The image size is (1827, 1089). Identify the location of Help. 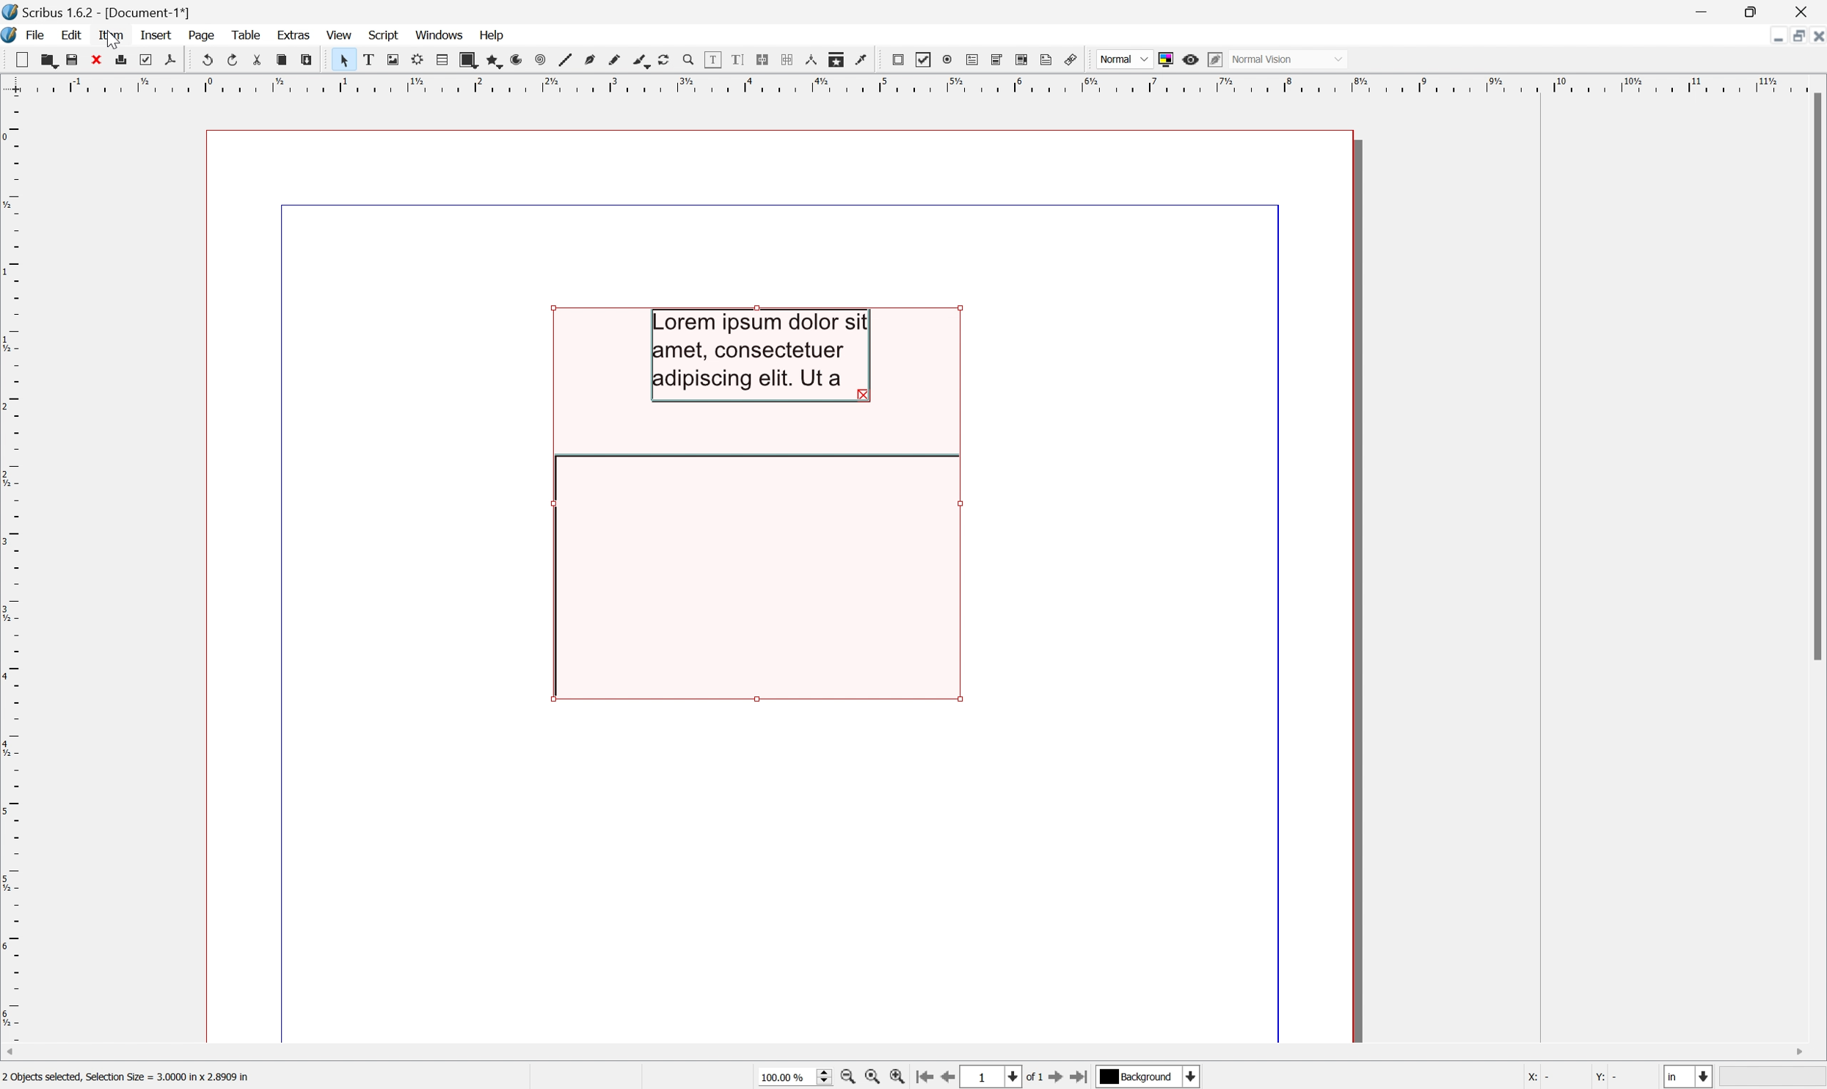
(492, 34).